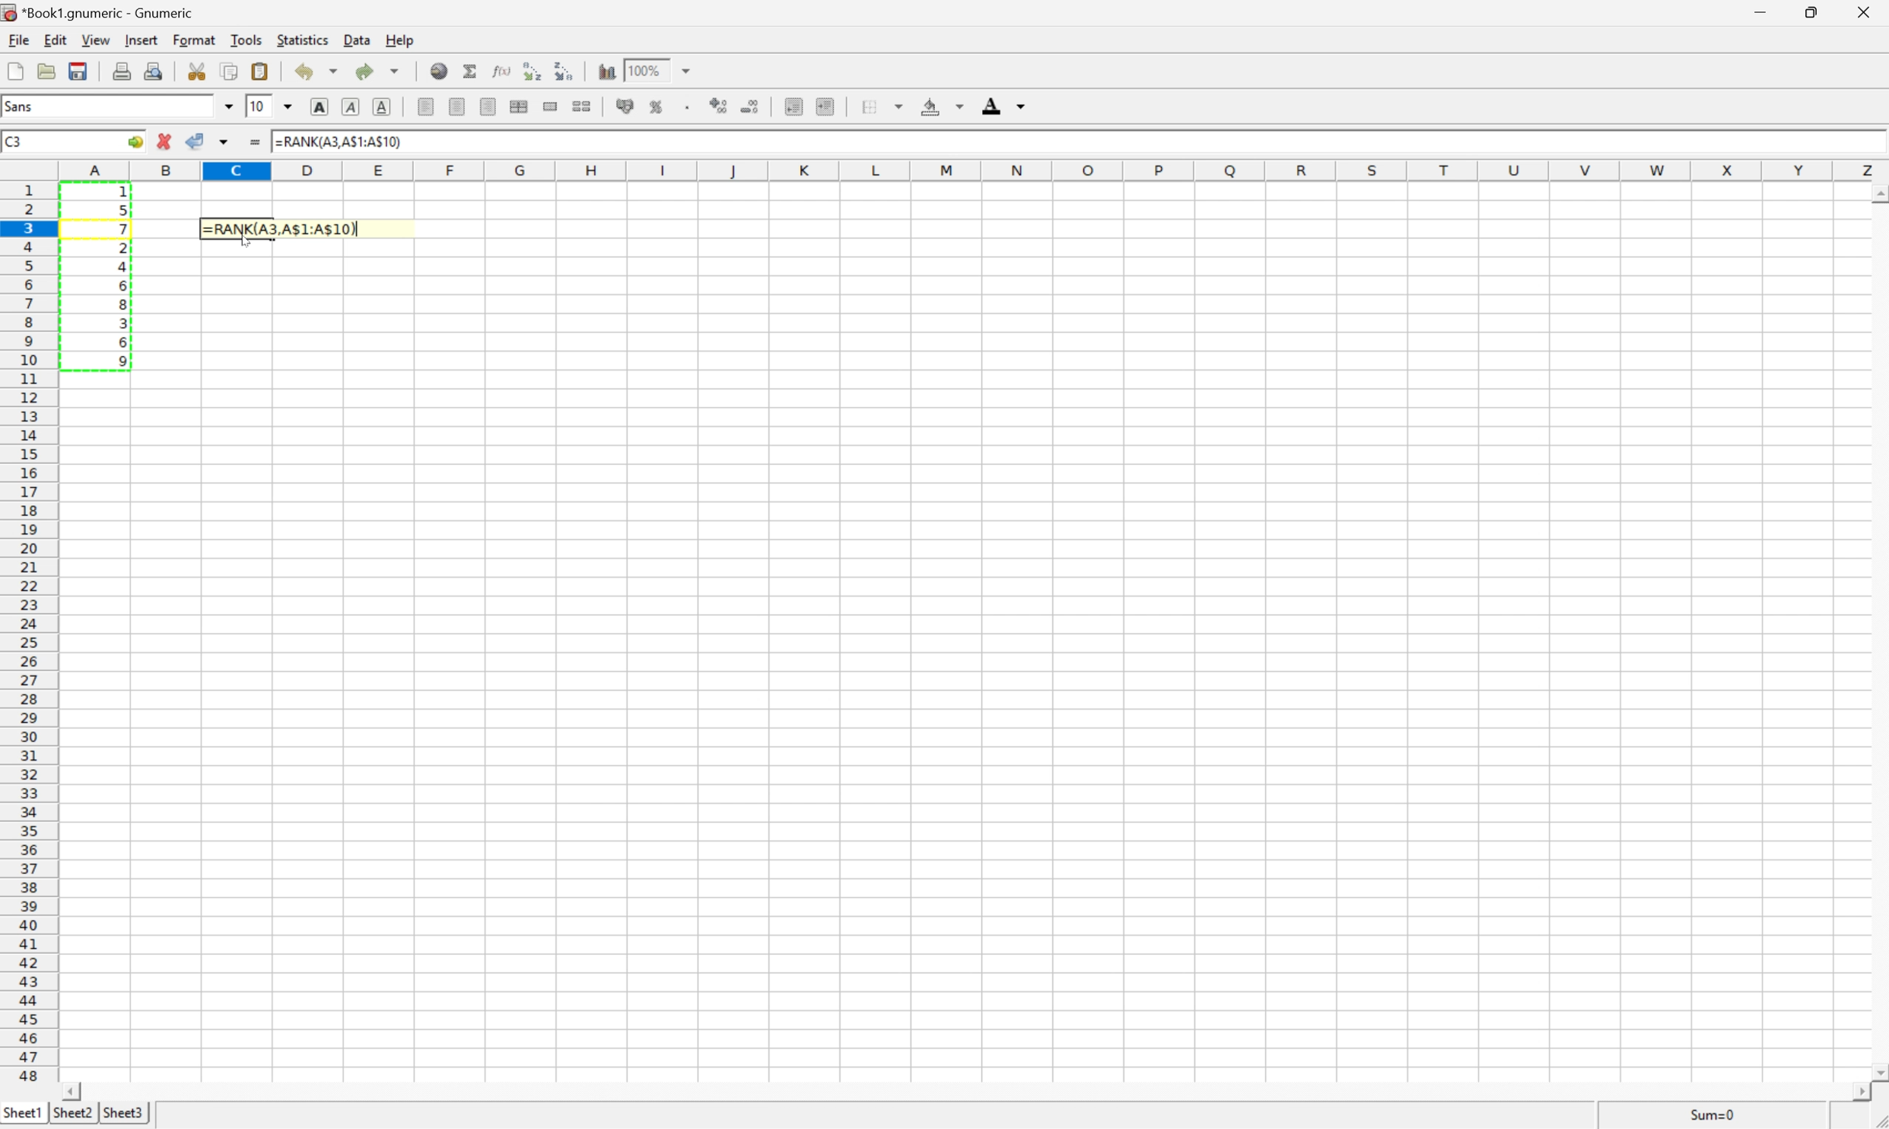 The image size is (1889, 1129). I want to click on split range of merged cells, so click(586, 104).